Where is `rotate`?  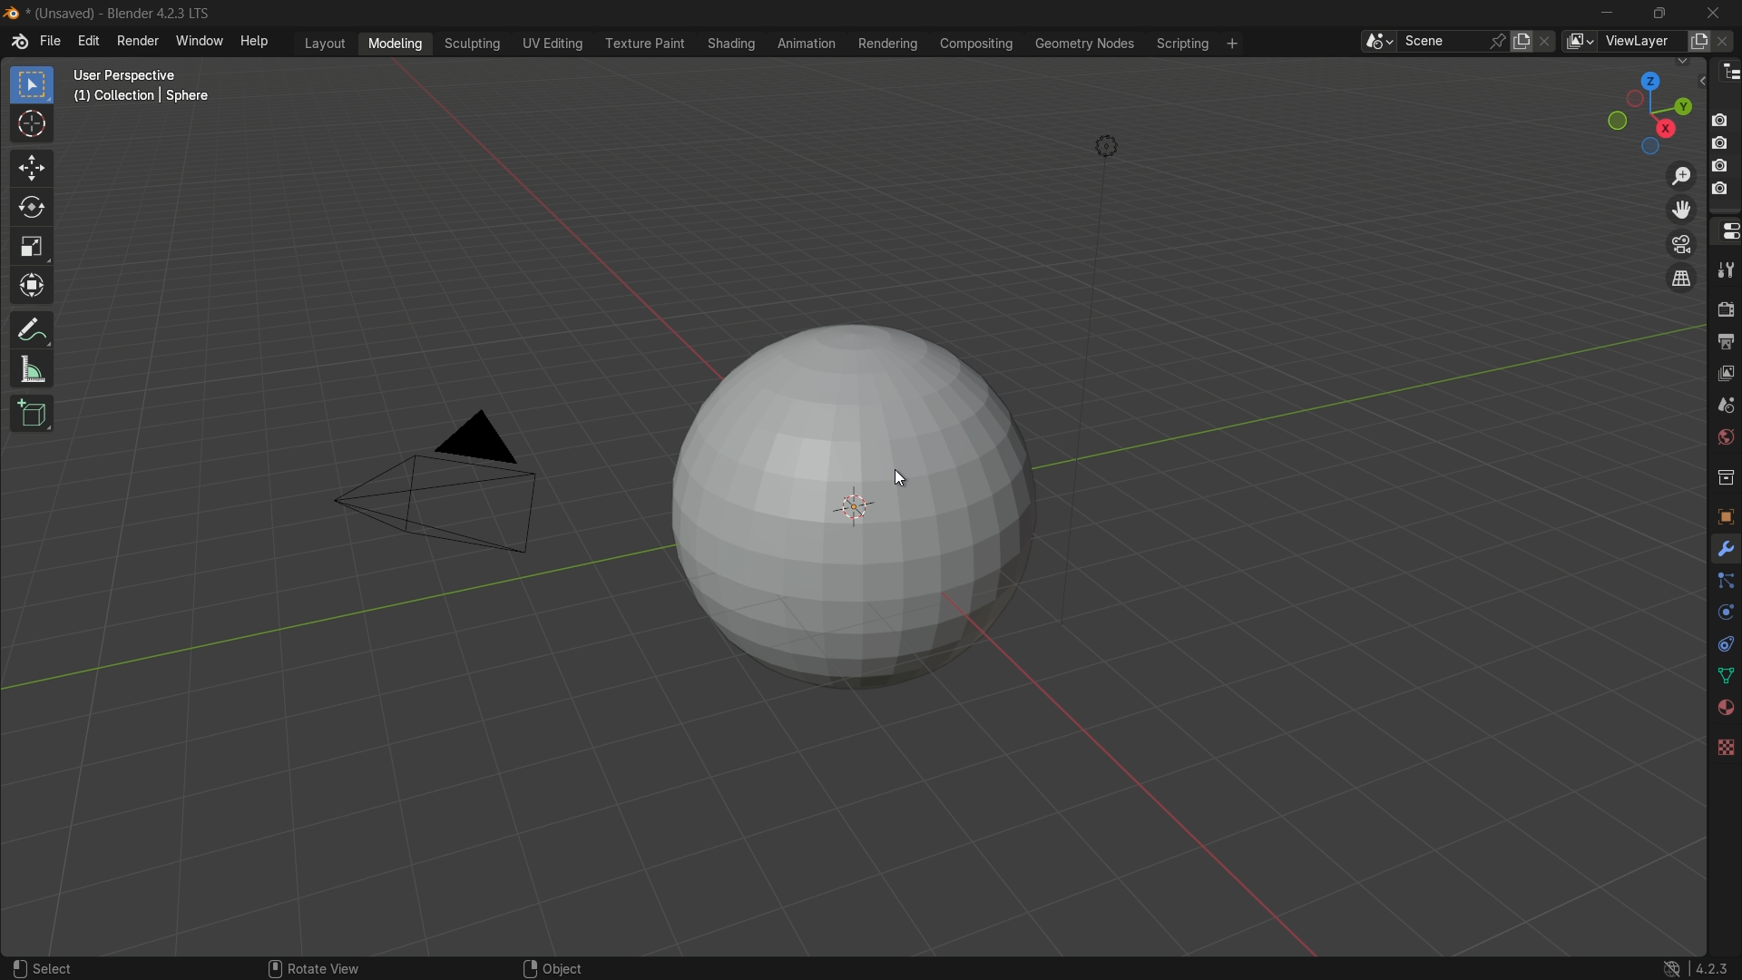 rotate is located at coordinates (32, 211).